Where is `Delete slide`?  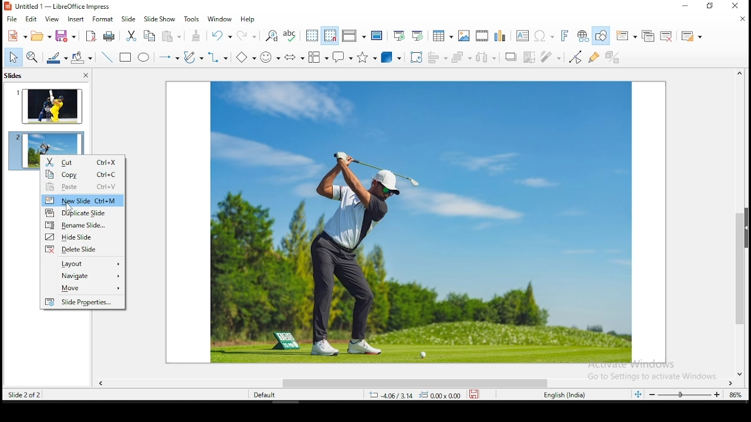 Delete slide is located at coordinates (84, 250).